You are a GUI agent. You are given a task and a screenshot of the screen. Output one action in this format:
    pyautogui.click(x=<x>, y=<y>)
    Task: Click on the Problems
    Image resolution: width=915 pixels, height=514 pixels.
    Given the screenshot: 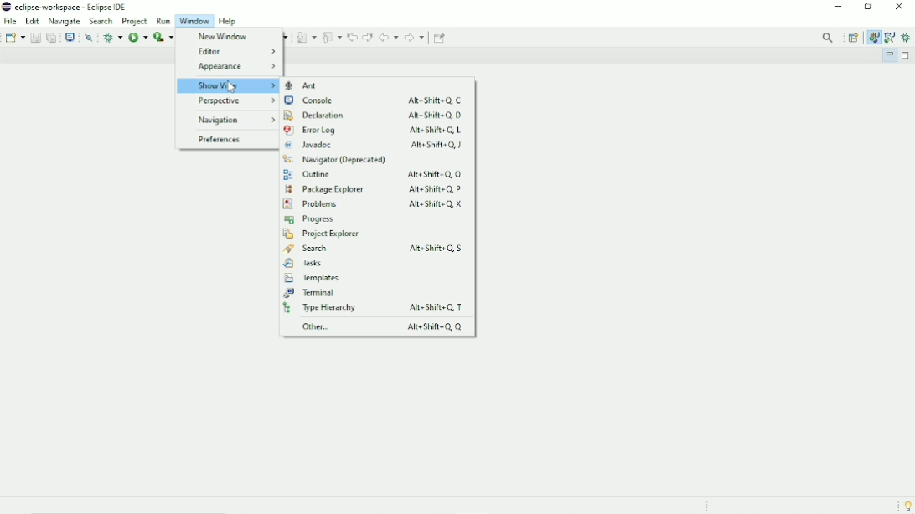 What is the action you would take?
    pyautogui.click(x=373, y=204)
    